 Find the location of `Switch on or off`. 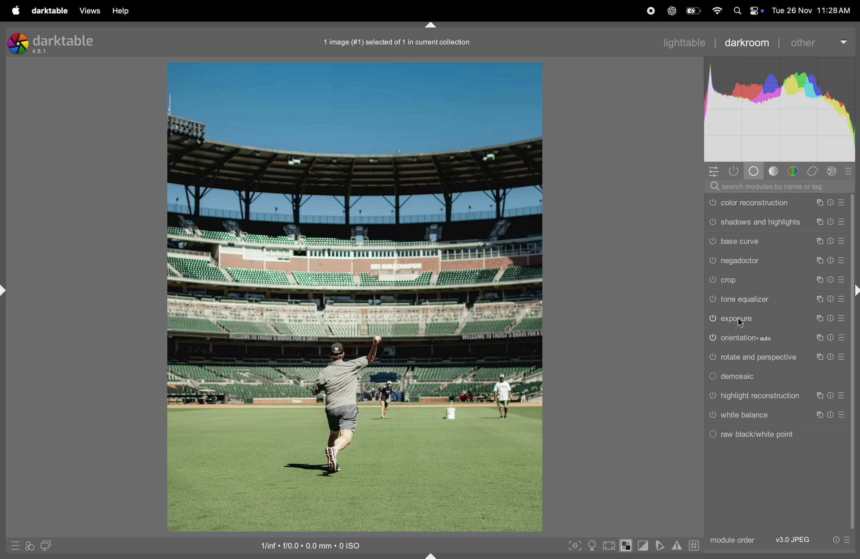

Switch on or off is located at coordinates (712, 415).